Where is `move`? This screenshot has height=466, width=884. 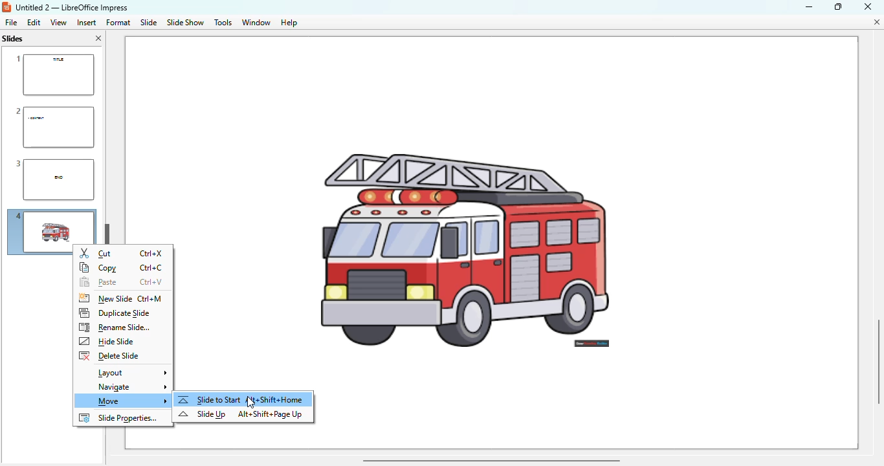
move is located at coordinates (127, 401).